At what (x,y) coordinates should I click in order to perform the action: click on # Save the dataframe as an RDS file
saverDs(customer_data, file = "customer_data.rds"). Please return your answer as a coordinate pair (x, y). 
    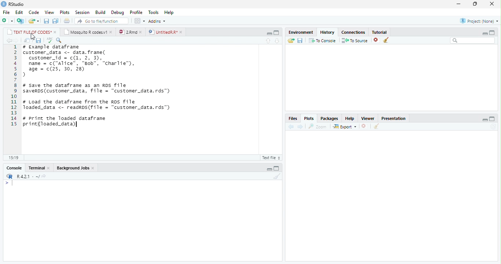
    Looking at the image, I should click on (98, 89).